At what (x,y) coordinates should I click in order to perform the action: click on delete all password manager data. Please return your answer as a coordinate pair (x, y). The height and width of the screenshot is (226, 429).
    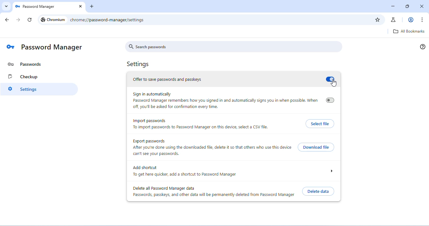
    Looking at the image, I should click on (164, 188).